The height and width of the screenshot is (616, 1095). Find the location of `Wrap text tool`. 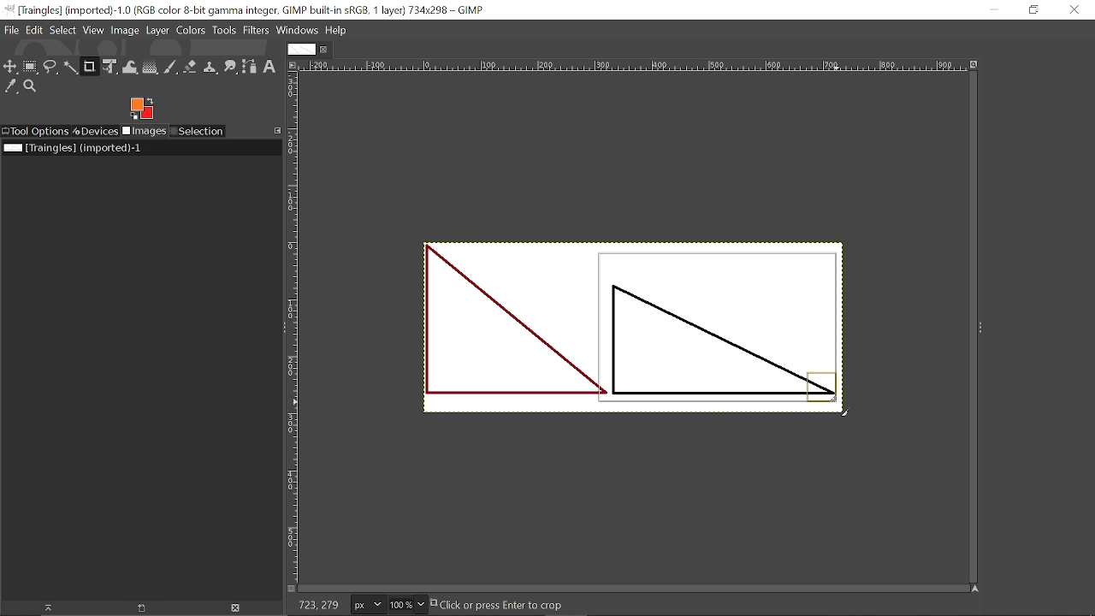

Wrap text tool is located at coordinates (131, 67).